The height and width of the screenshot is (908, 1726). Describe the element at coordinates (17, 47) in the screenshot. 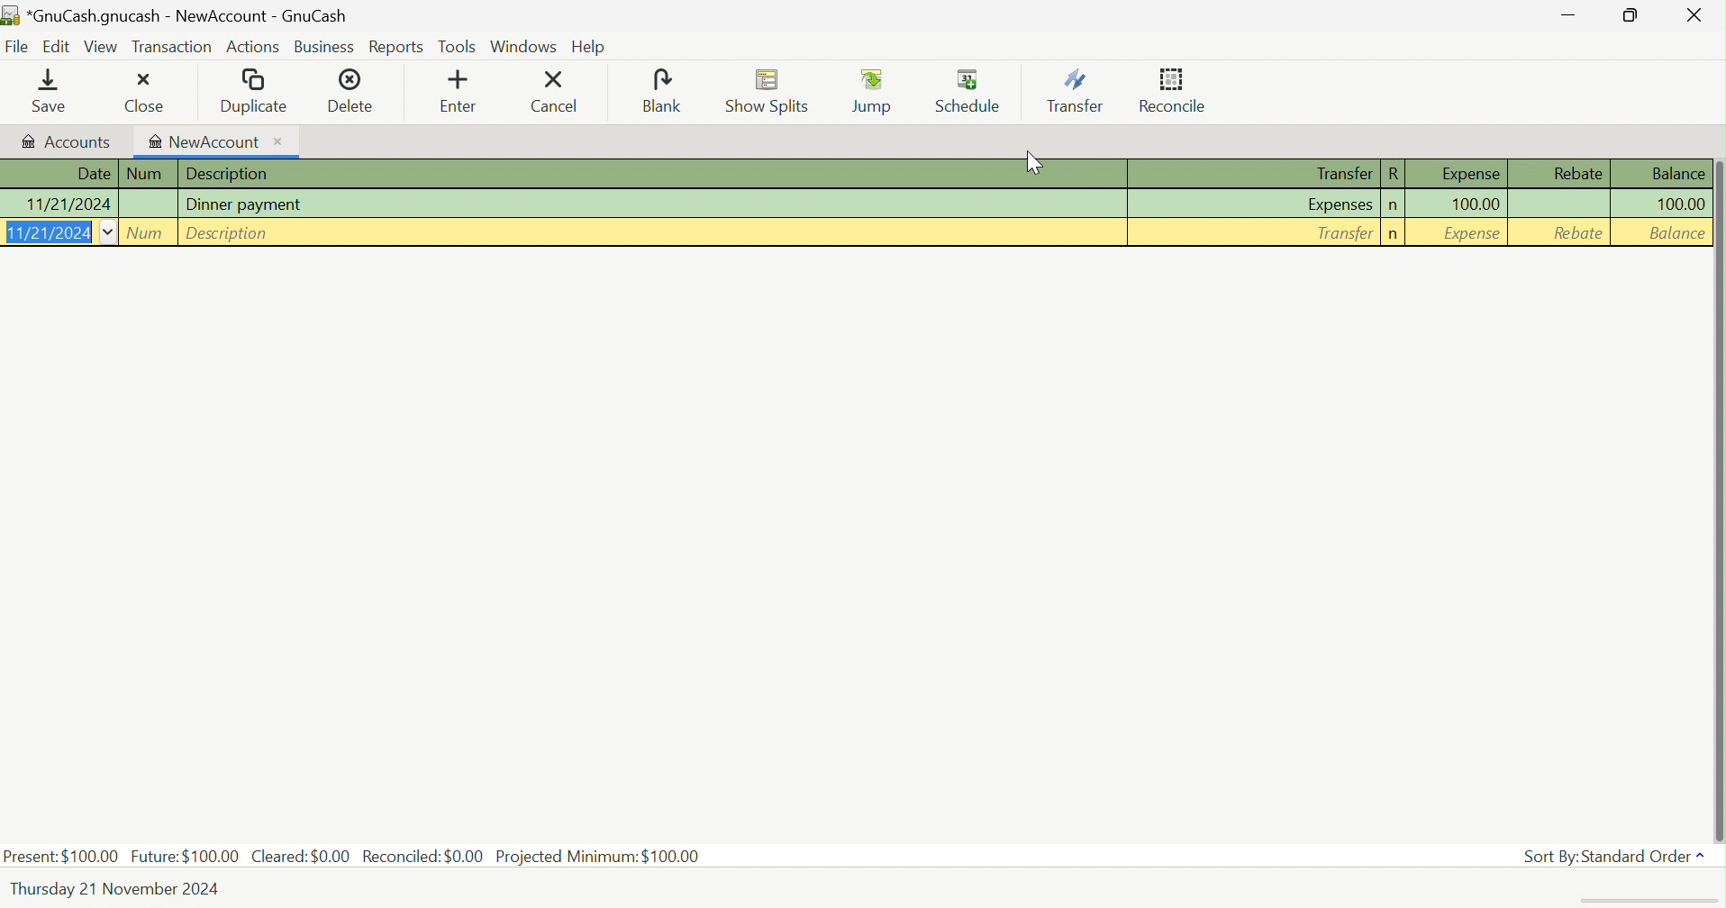

I see `File` at that location.